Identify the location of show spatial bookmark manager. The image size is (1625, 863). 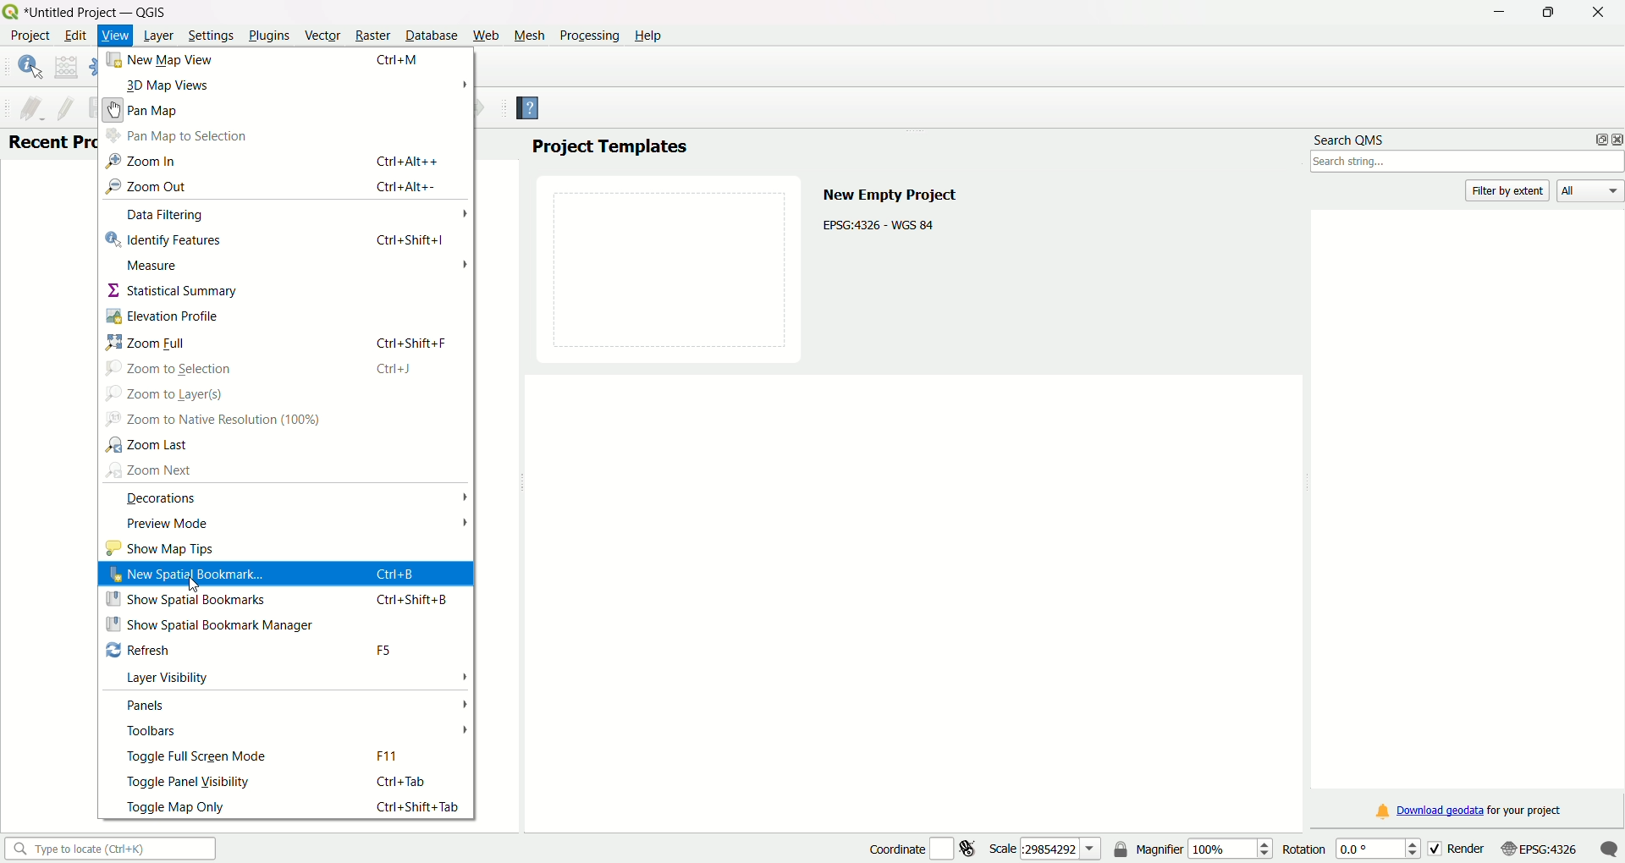
(213, 623).